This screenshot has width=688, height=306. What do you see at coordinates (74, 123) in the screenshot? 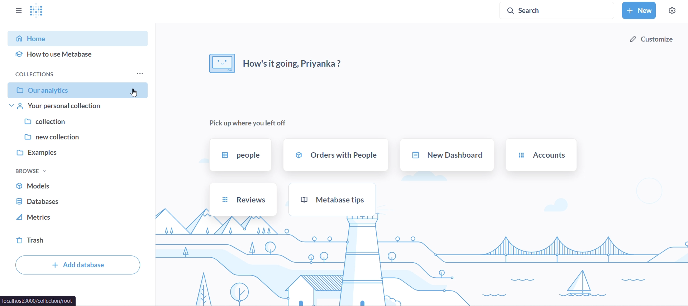
I see `collection` at bounding box center [74, 123].